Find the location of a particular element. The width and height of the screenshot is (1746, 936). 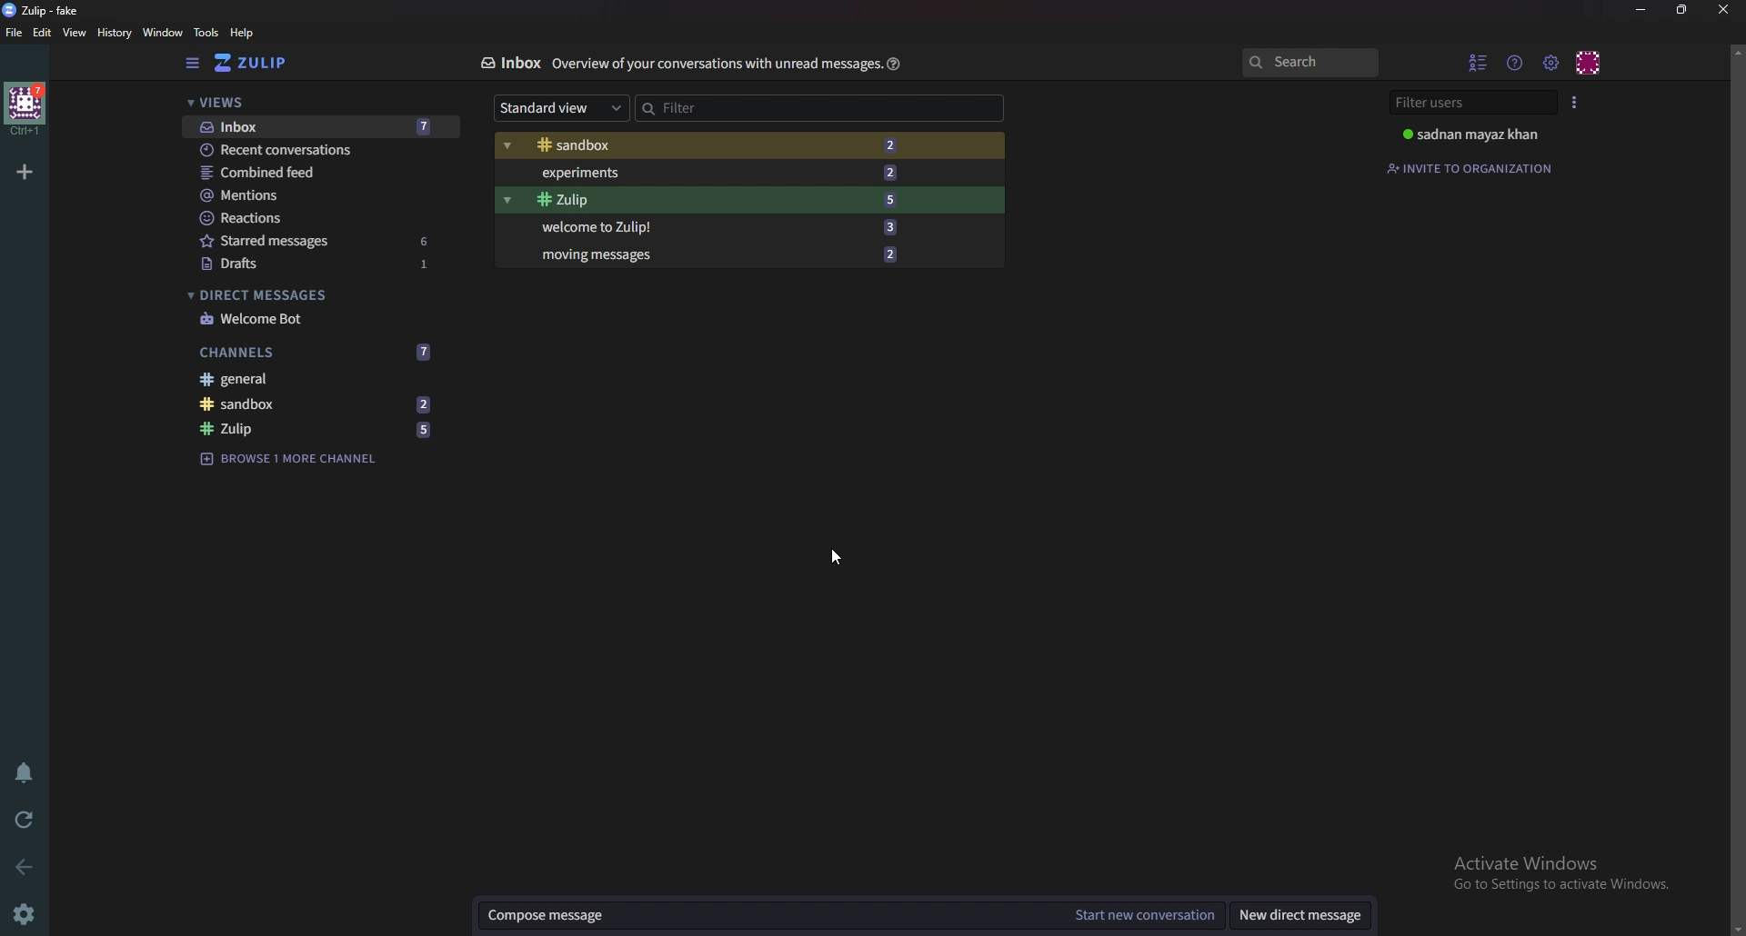

Window is located at coordinates (164, 33).